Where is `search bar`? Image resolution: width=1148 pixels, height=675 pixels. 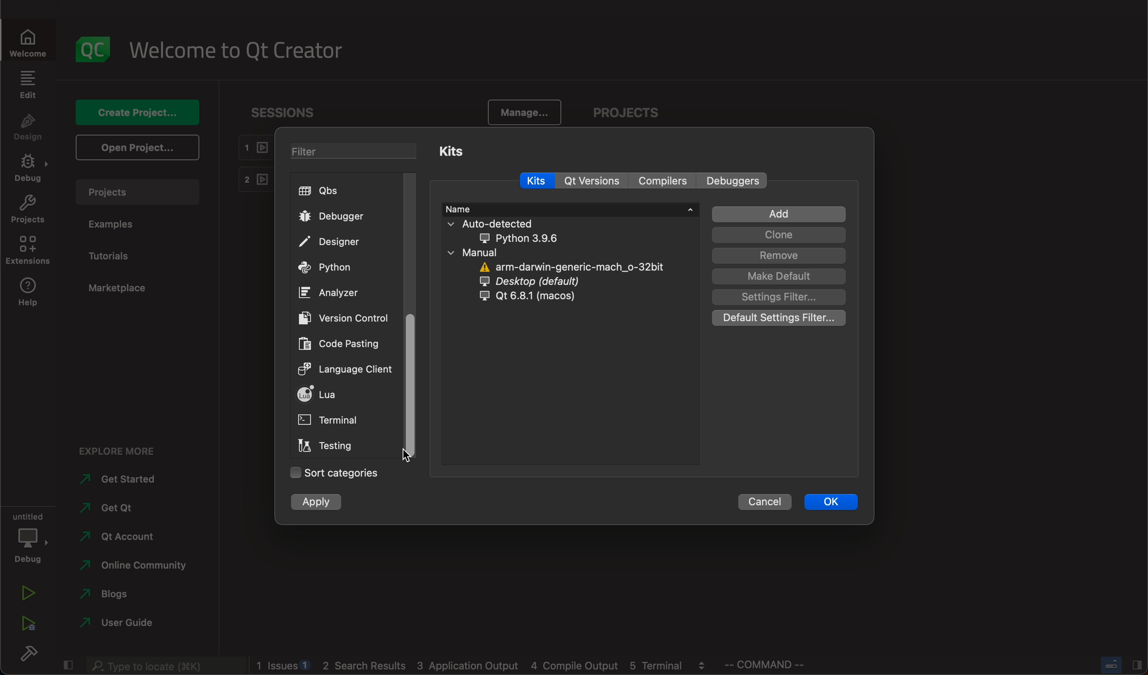 search bar is located at coordinates (162, 666).